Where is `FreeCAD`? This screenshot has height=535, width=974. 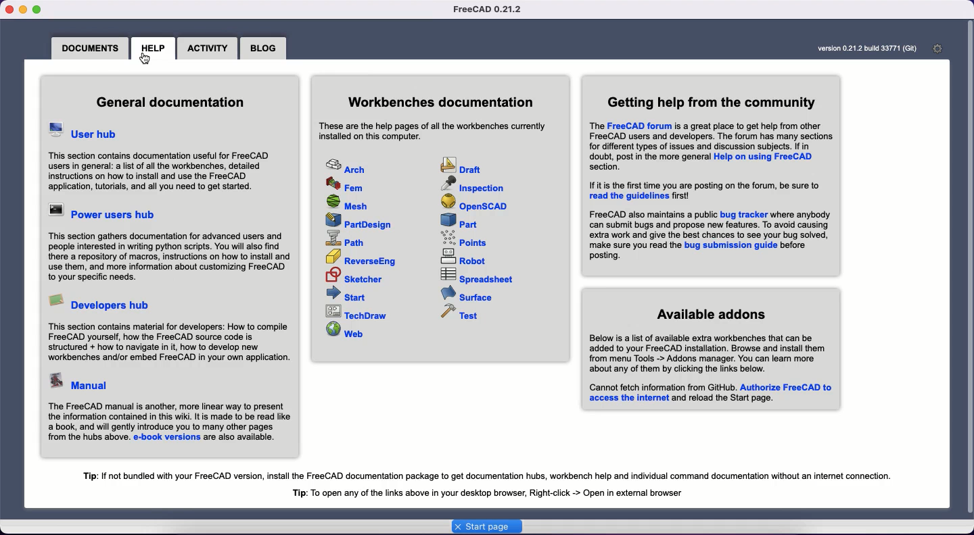
FreeCAD is located at coordinates (490, 9).